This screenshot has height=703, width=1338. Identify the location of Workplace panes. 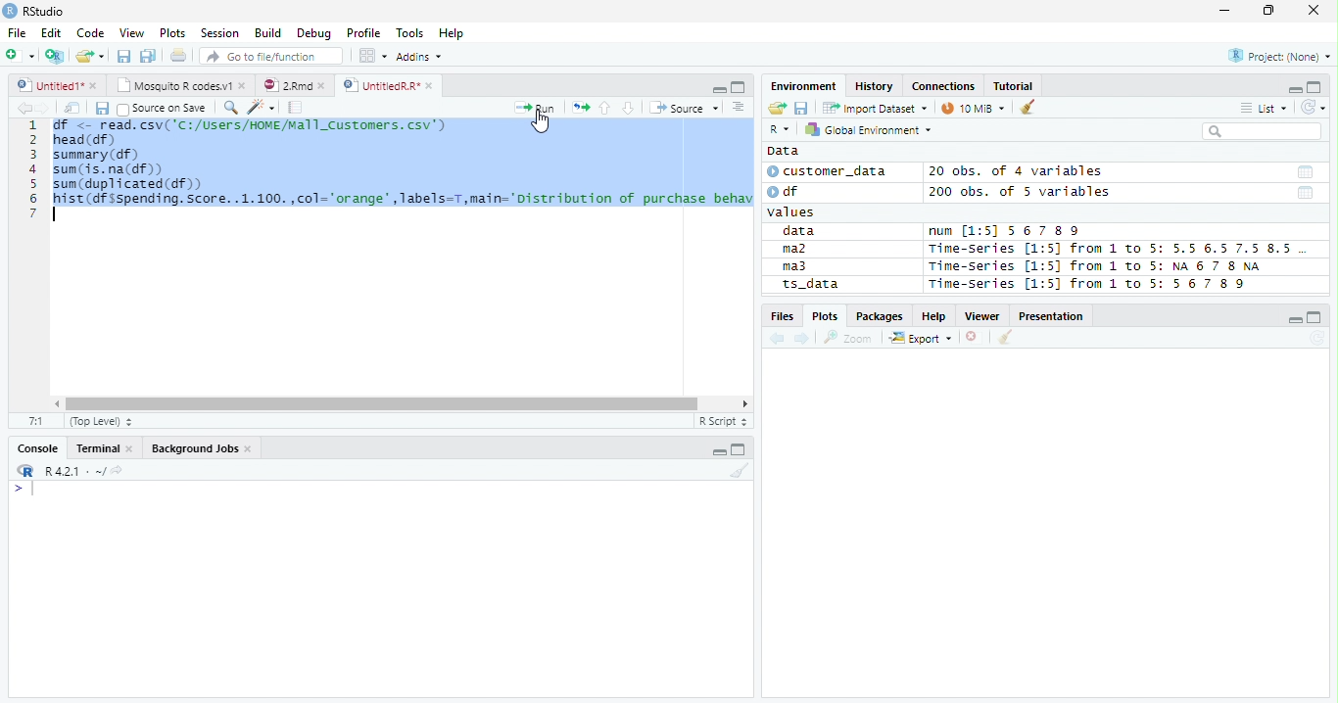
(372, 56).